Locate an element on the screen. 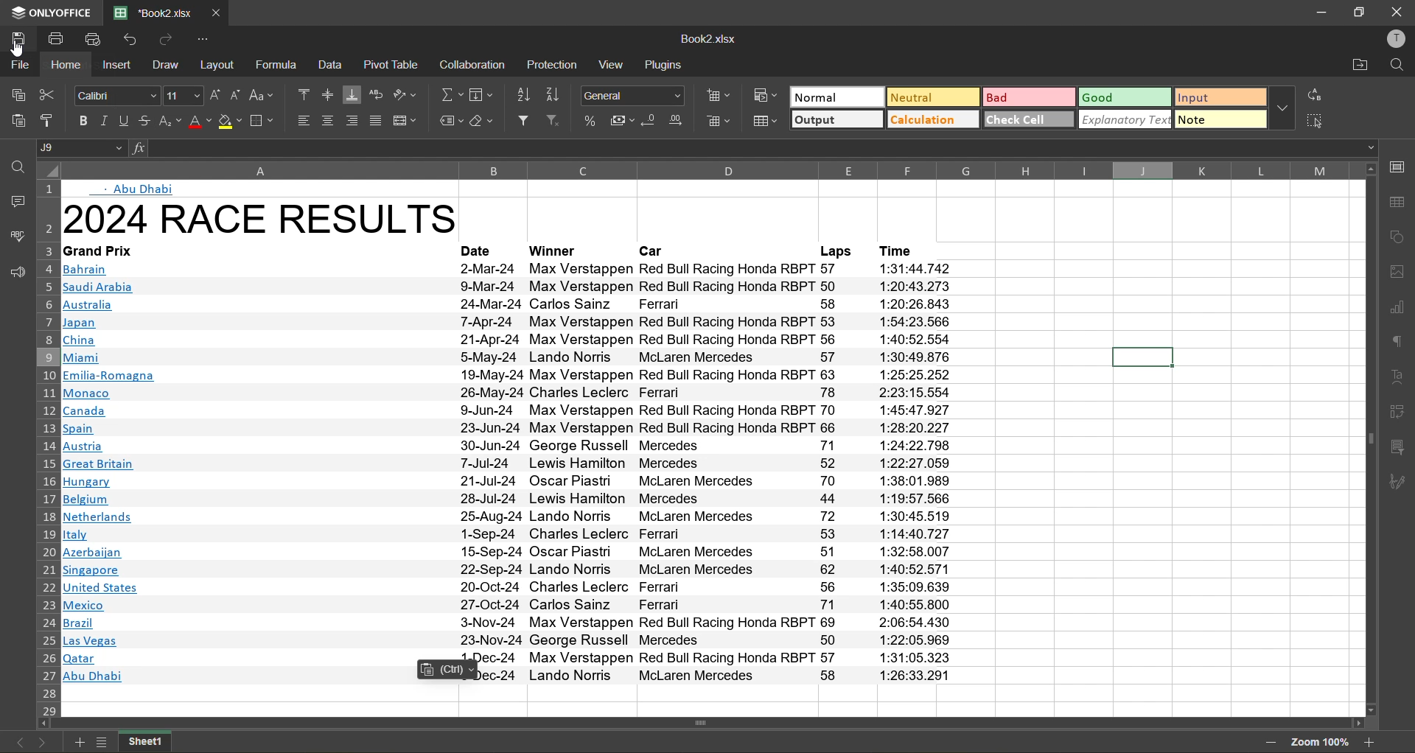  app name is located at coordinates (45, 13).